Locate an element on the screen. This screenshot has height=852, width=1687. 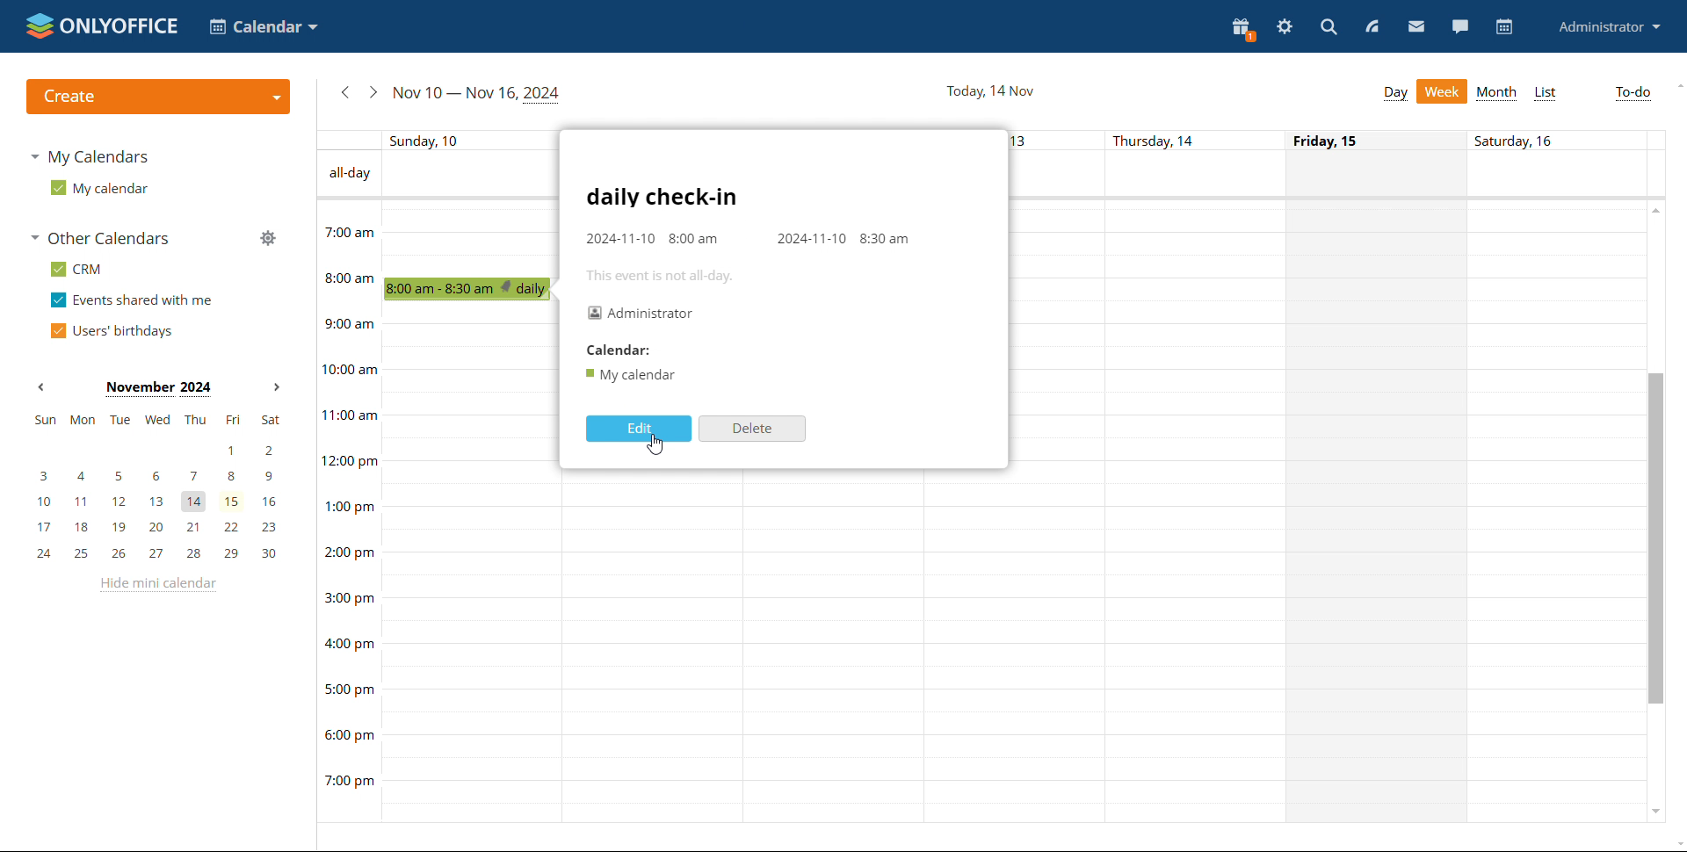
week view is located at coordinates (1443, 91).